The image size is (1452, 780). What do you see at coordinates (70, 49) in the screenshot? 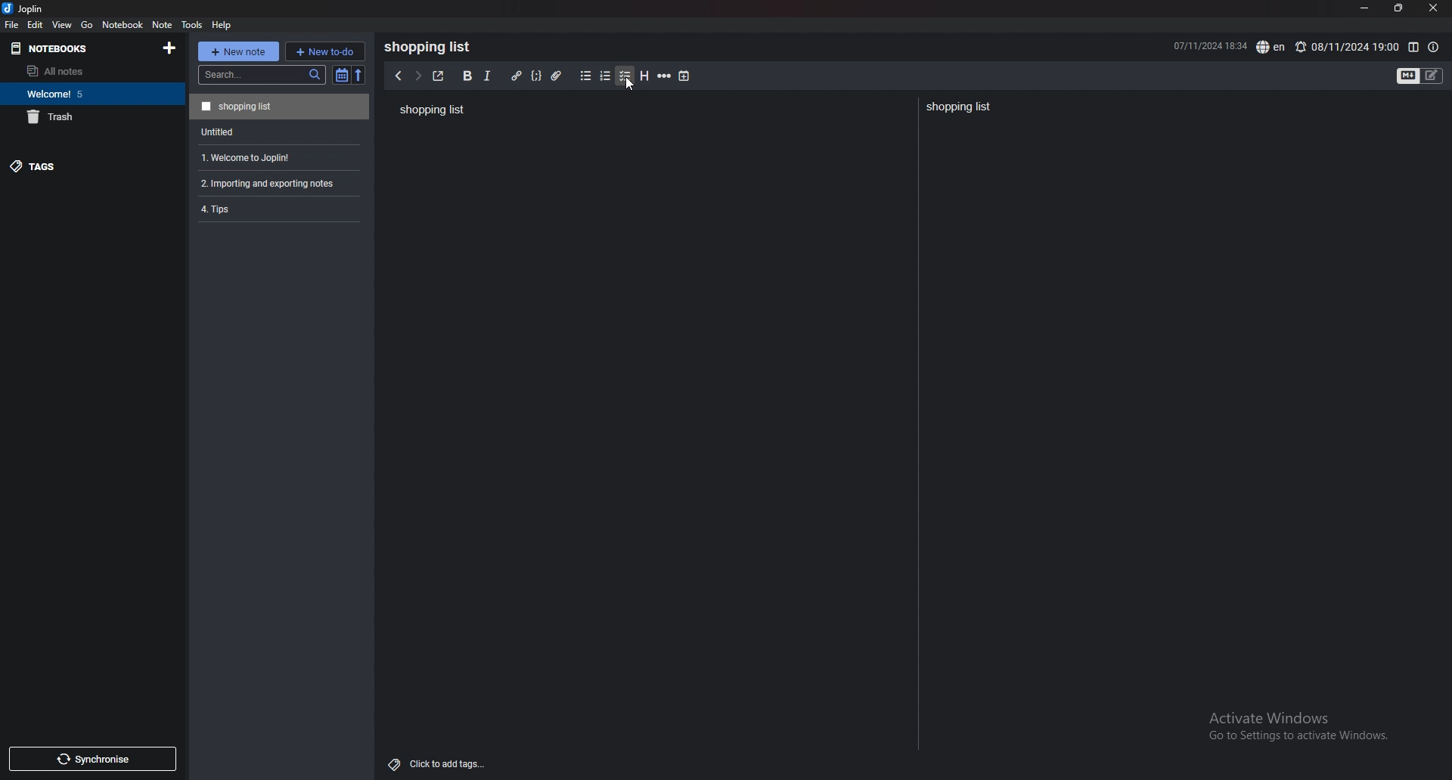
I see `notebooks` at bounding box center [70, 49].